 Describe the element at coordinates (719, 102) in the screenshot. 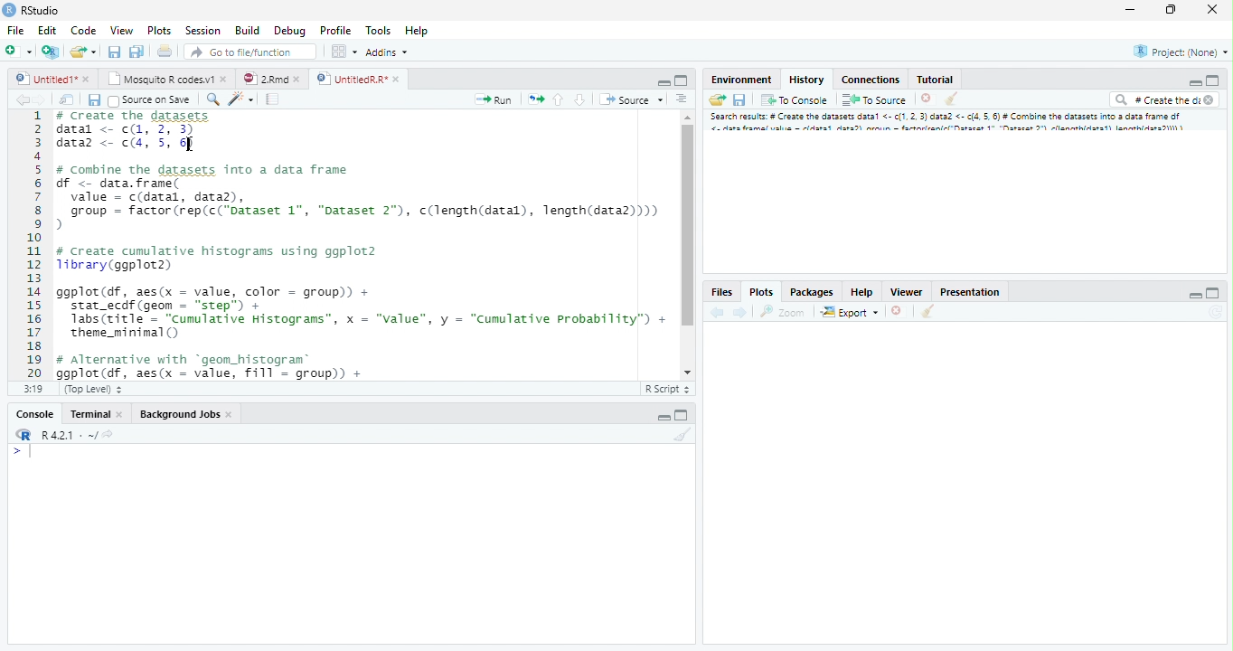

I see `Load Workspace` at that location.